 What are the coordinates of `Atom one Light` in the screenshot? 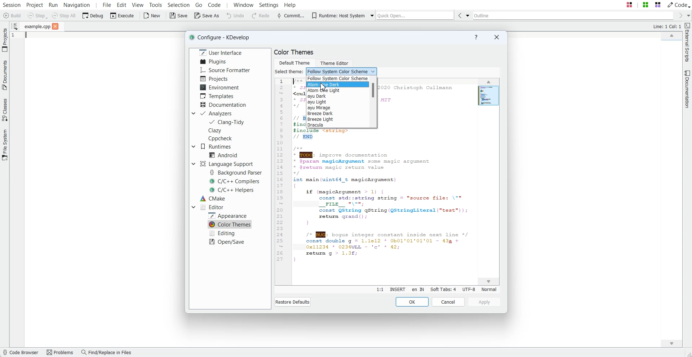 It's located at (338, 91).